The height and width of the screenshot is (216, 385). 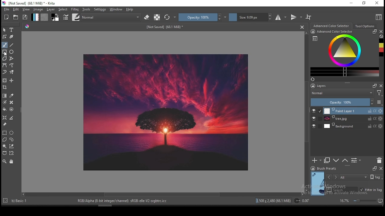 I want to click on freehand path tool, so click(x=11, y=65).